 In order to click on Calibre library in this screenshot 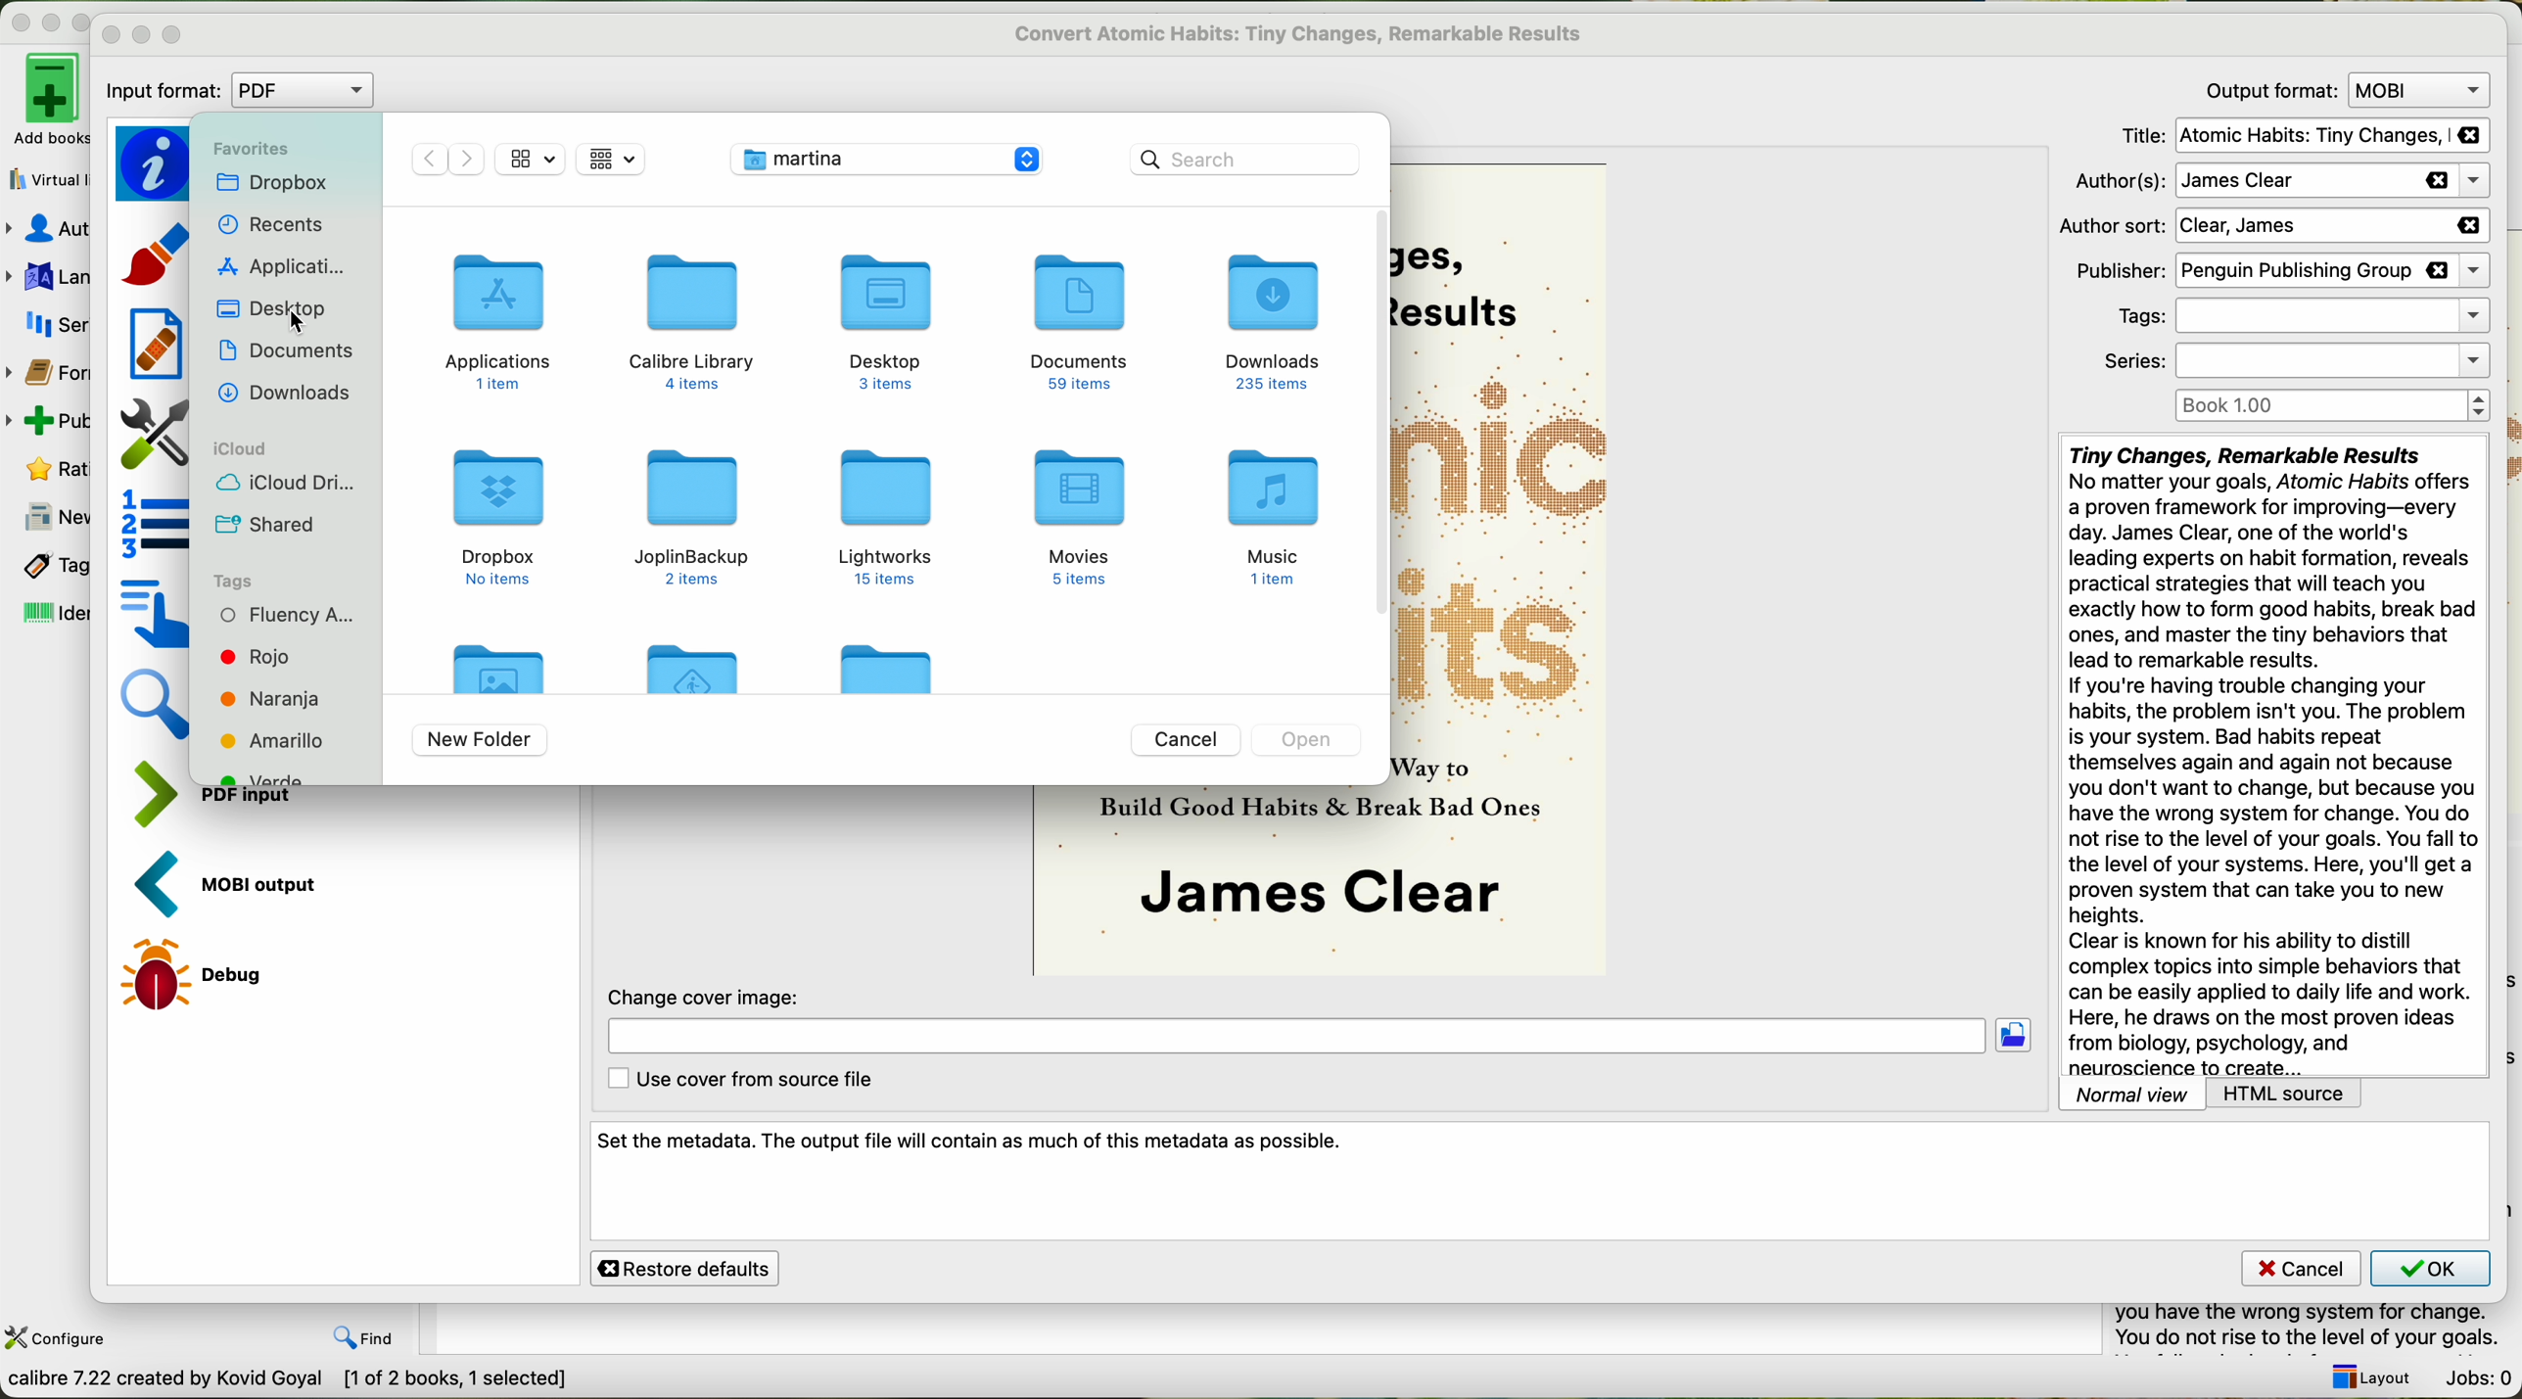, I will do `click(694, 322)`.